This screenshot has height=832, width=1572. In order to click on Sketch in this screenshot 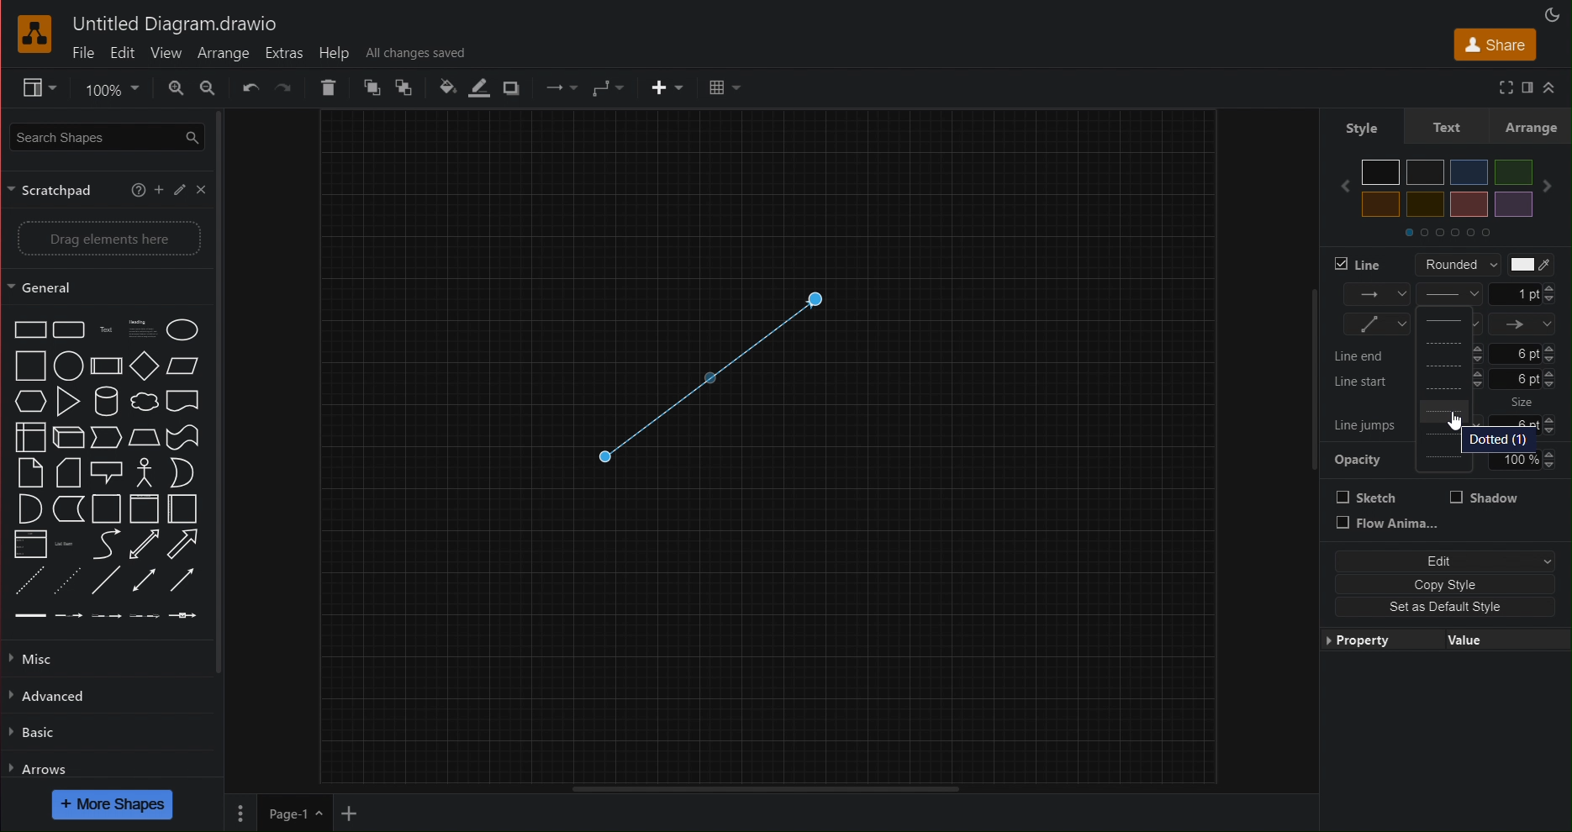, I will do `click(1368, 497)`.